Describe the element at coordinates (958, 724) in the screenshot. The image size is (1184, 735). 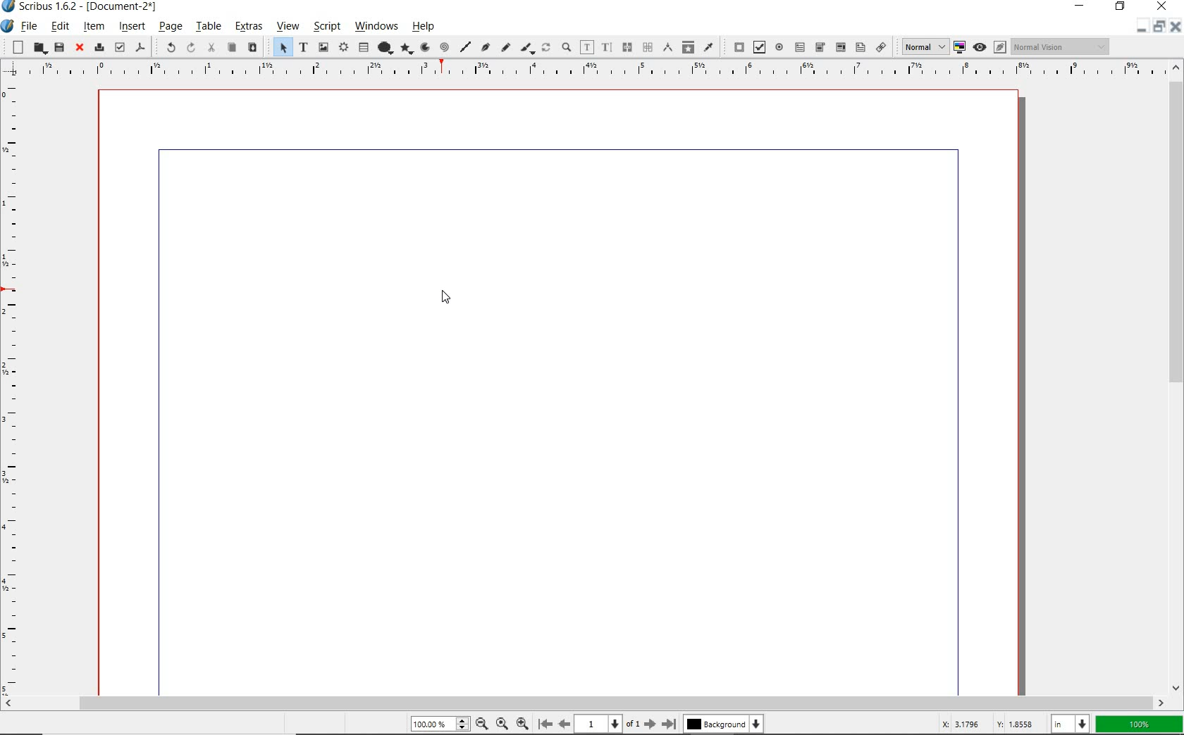
I see `x: 3.17%` at that location.